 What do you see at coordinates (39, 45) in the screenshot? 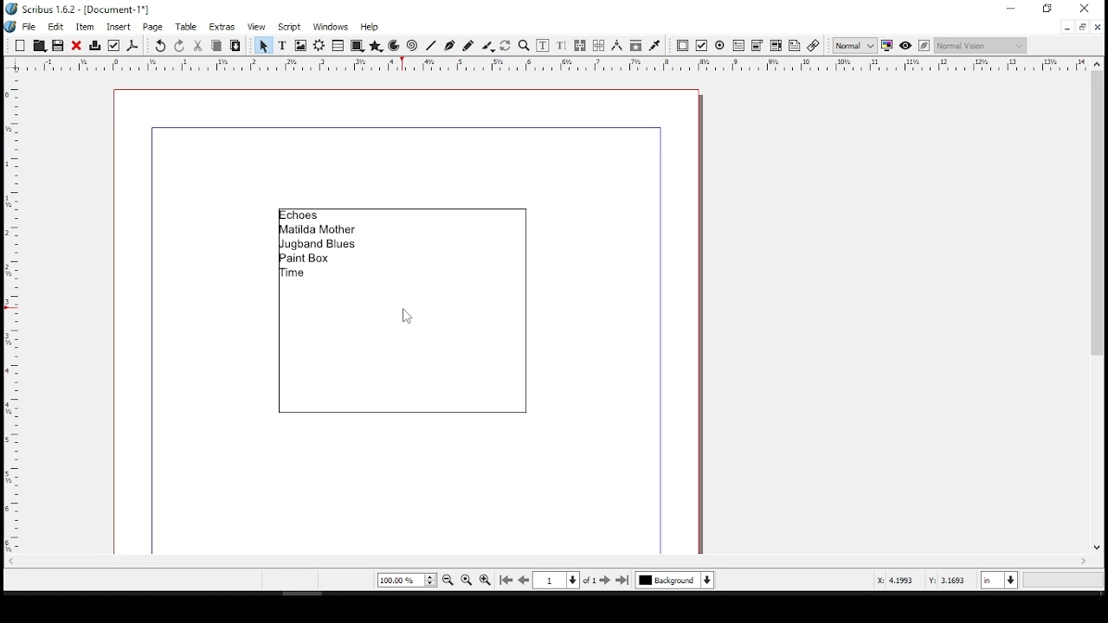
I see `` at bounding box center [39, 45].